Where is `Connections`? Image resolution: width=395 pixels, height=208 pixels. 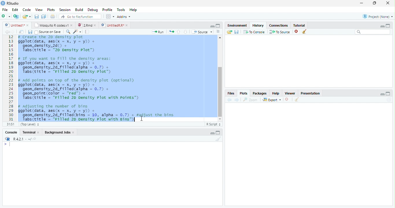
Connections is located at coordinates (279, 26).